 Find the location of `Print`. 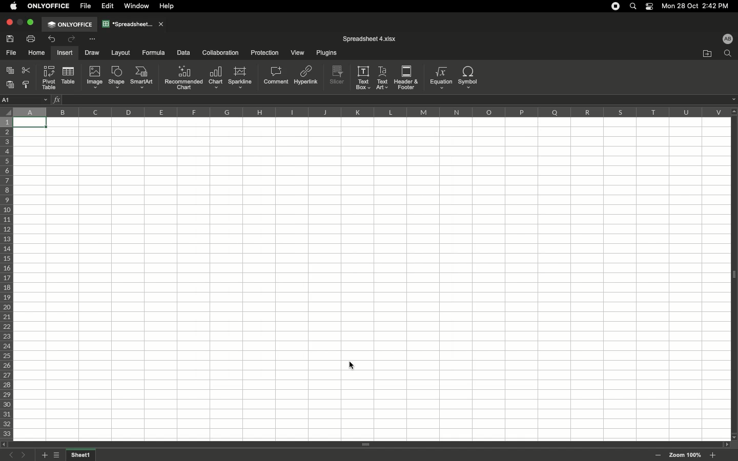

Print is located at coordinates (32, 38).